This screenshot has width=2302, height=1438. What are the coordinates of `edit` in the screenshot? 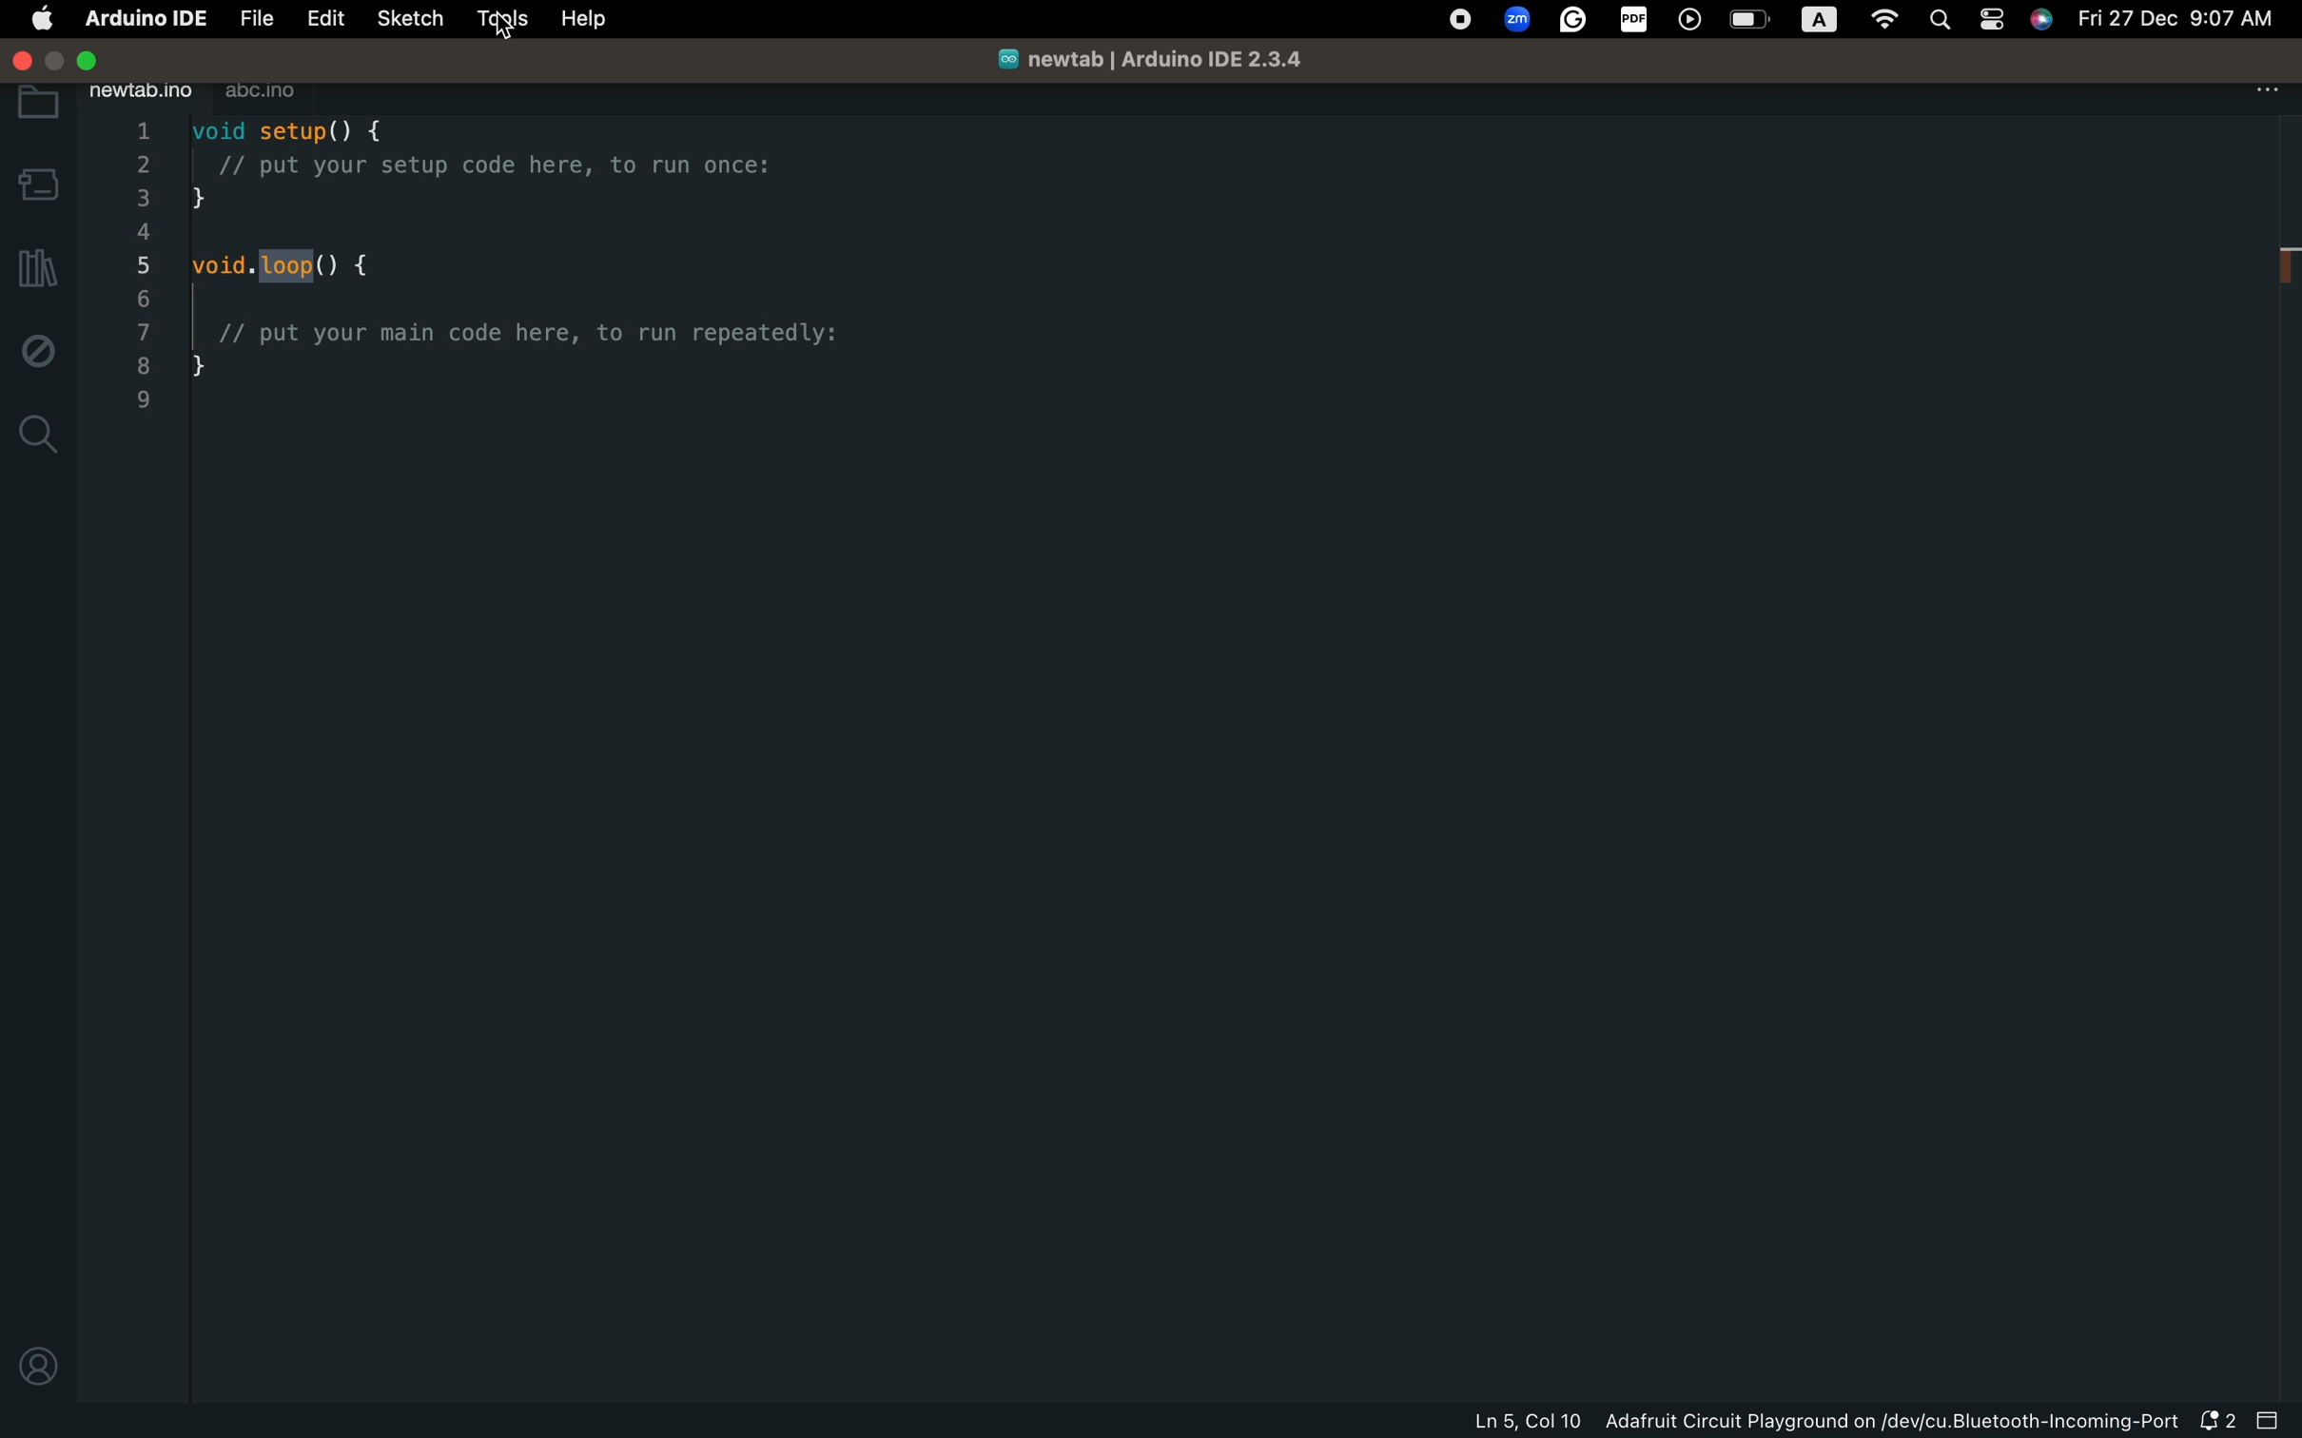 It's located at (327, 19).